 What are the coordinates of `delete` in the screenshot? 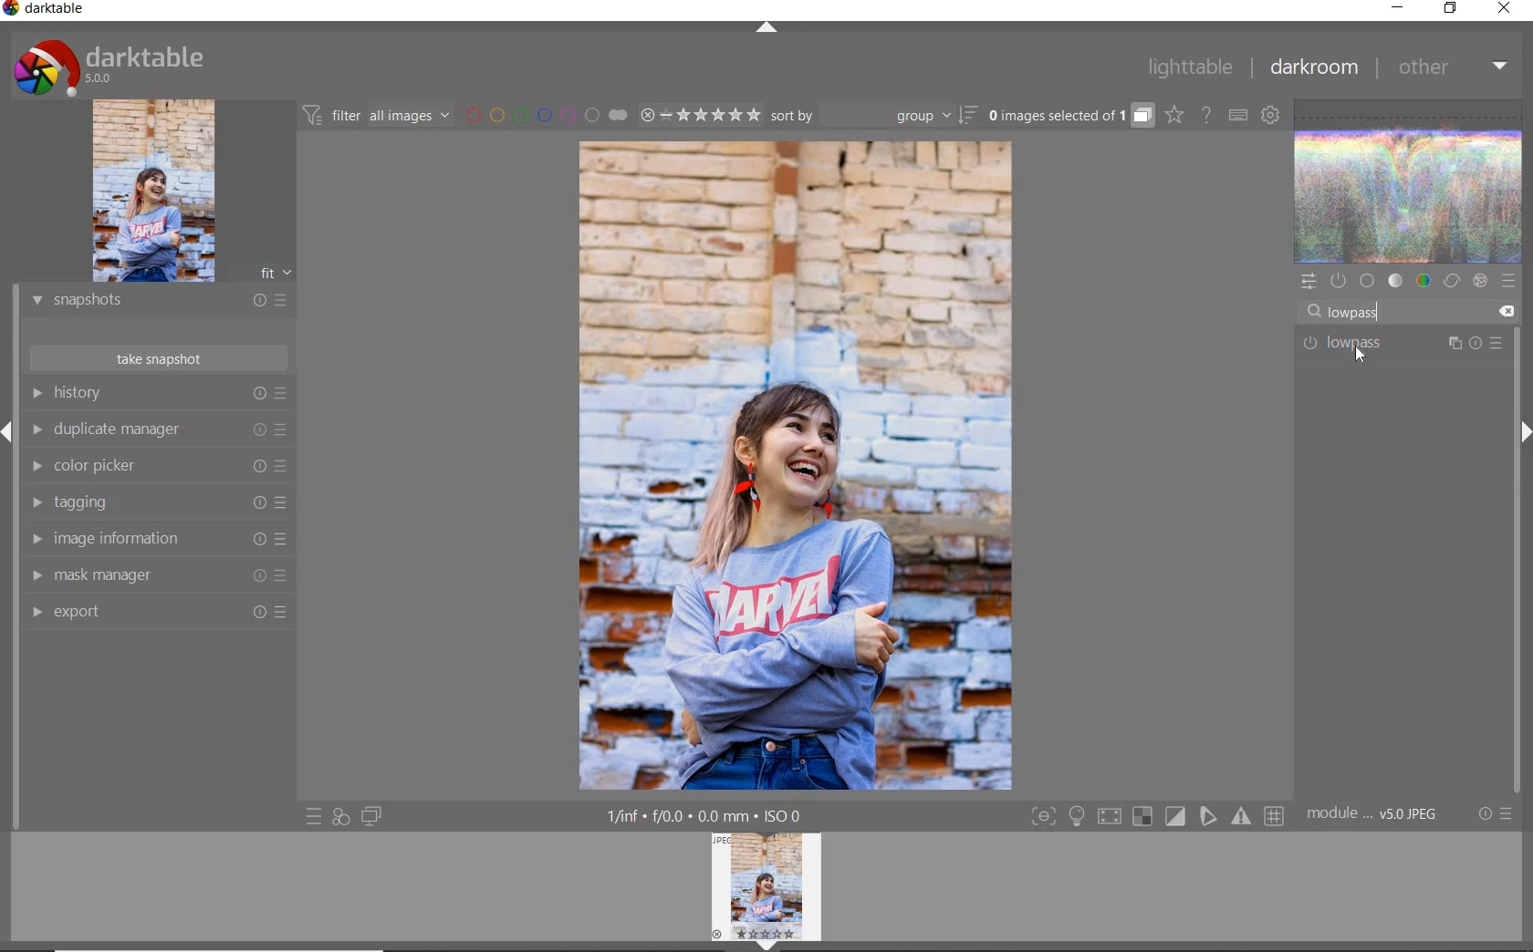 It's located at (1503, 310).